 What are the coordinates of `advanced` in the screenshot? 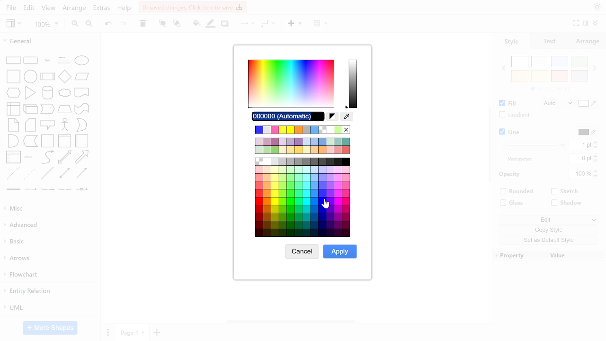 It's located at (49, 225).